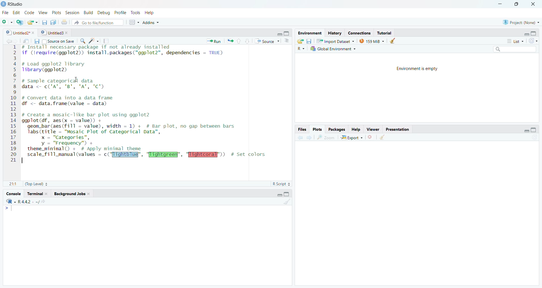 This screenshot has height=288, width=542. I want to click on # Install necessary package if not already installed
if (lrequire(ggplot2)) install.packages("ggplot2", dependencies — TRUE), so click(126, 52).